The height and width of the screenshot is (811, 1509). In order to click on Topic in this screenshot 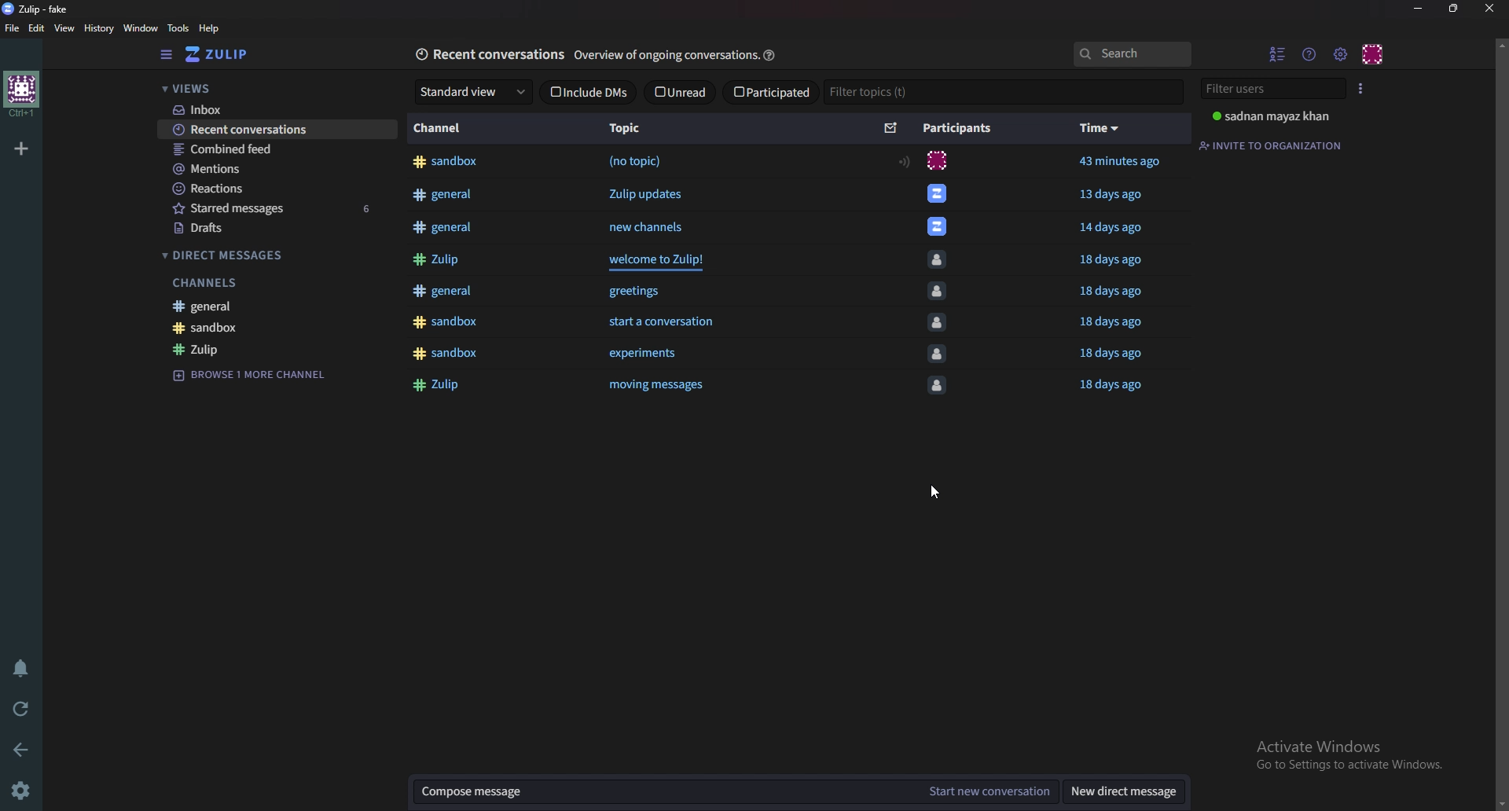, I will do `click(631, 128)`.